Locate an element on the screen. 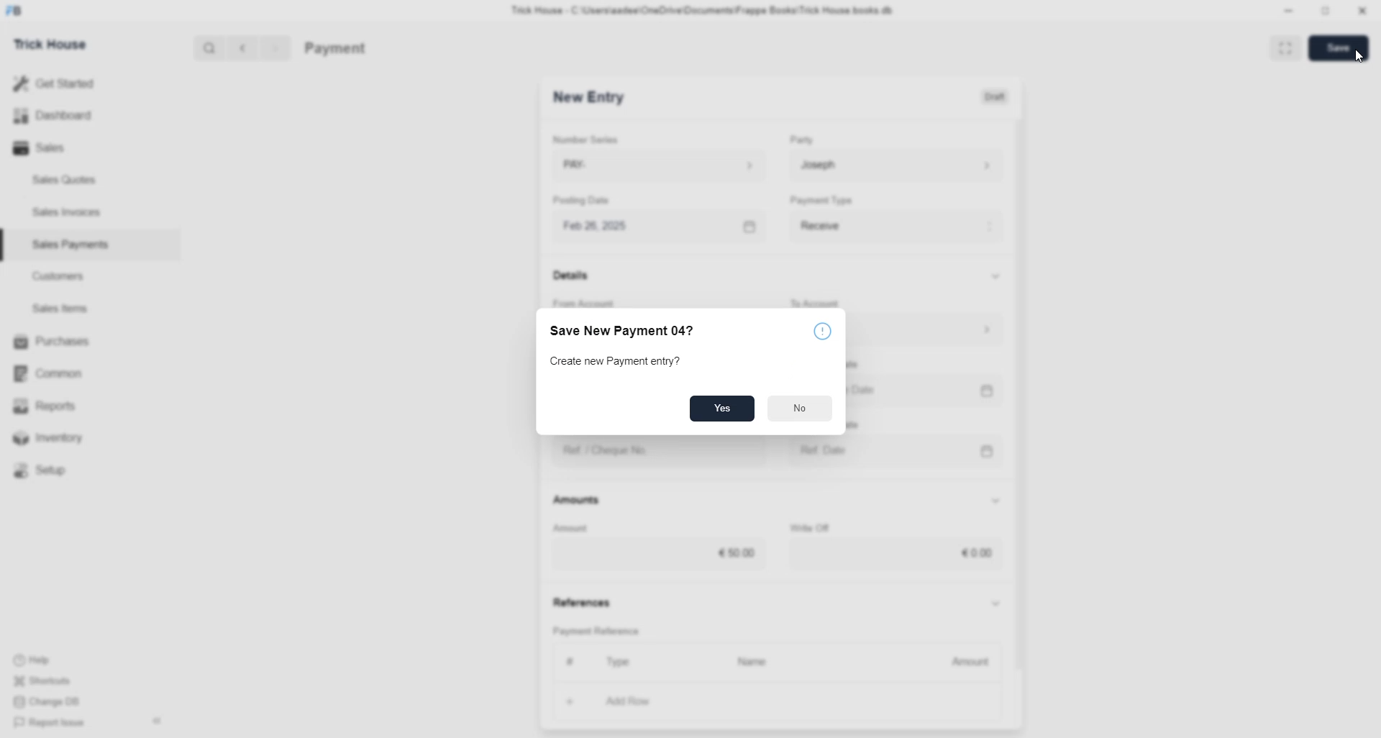 Image resolution: width=1381 pixels, height=738 pixels. info is located at coordinates (822, 330).